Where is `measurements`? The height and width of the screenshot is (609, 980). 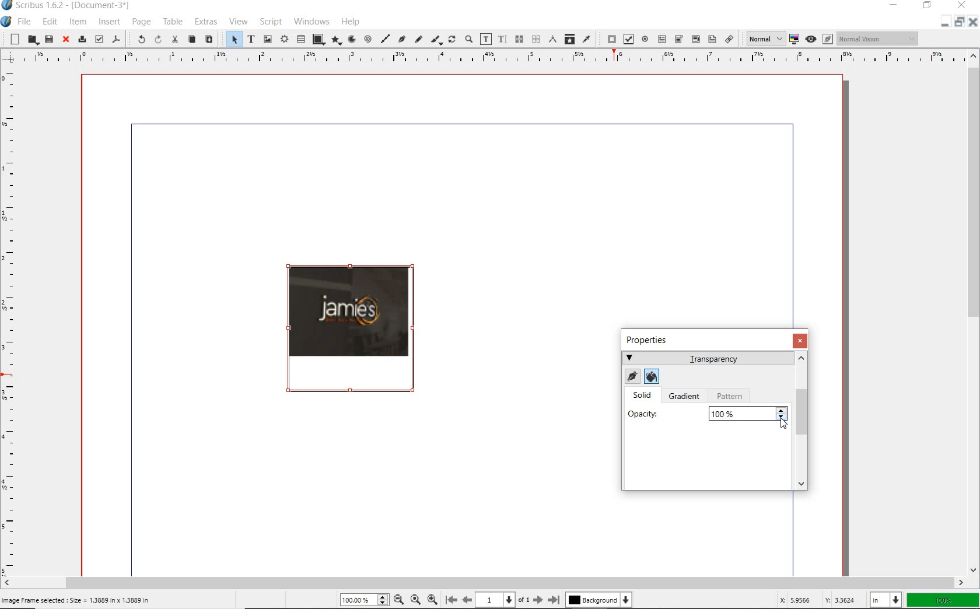
measurements is located at coordinates (551, 39).